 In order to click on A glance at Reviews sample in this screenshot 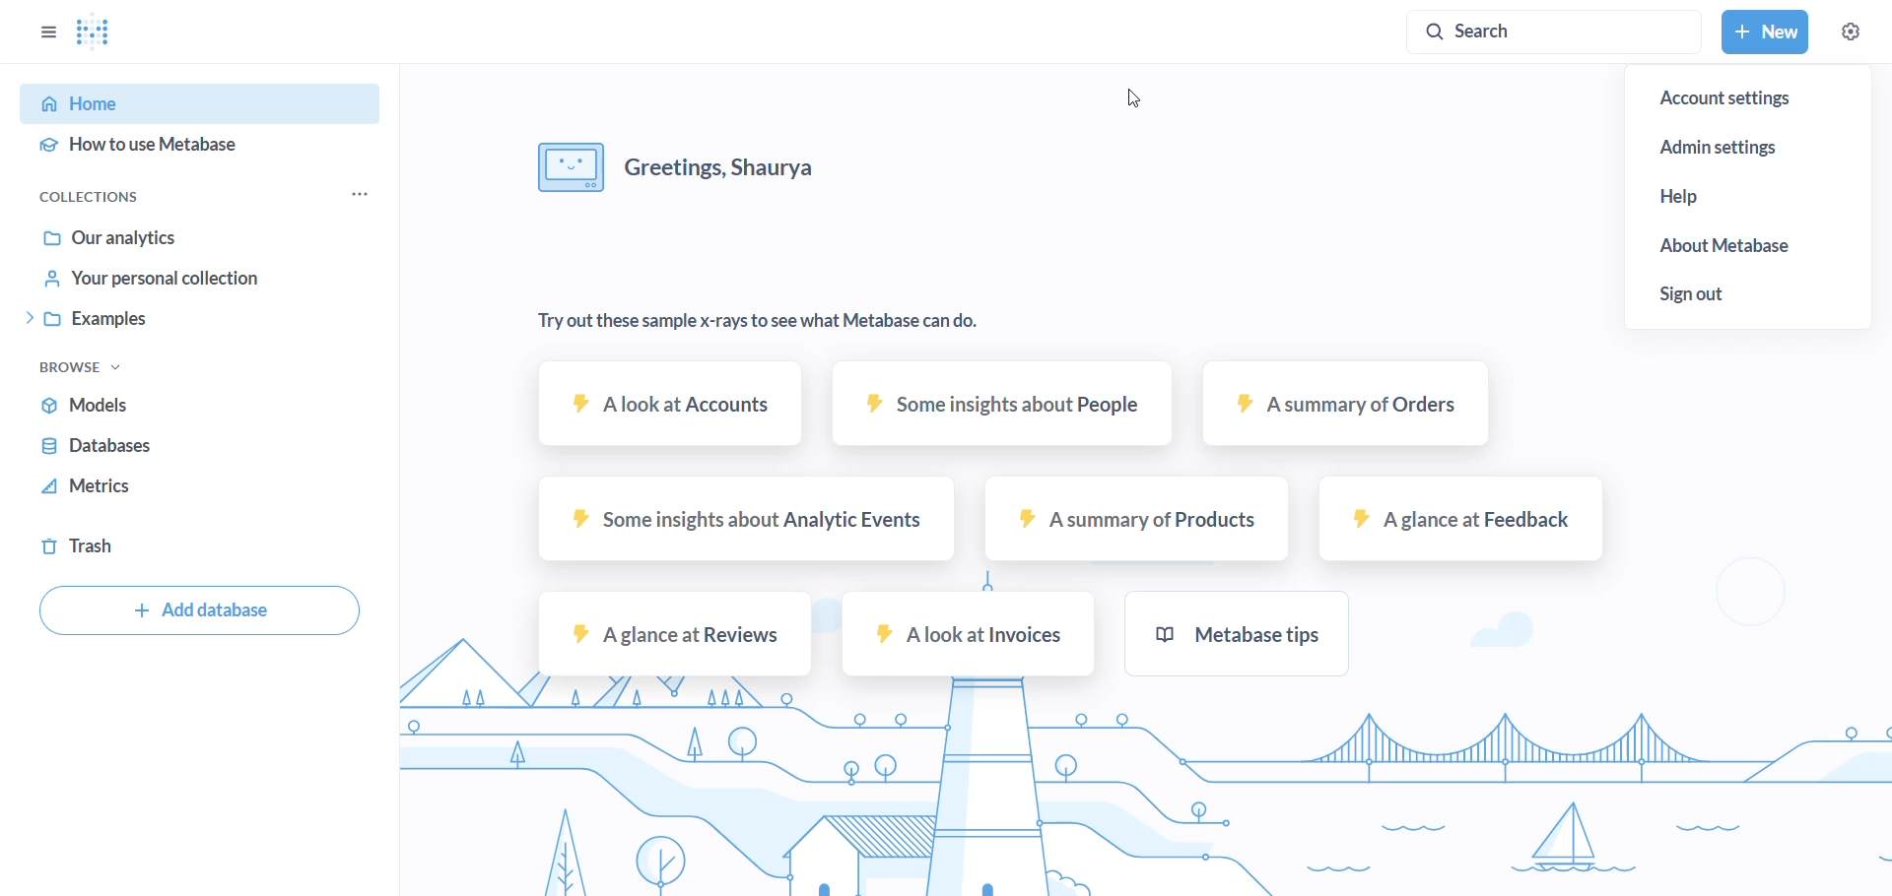, I will do `click(669, 632)`.